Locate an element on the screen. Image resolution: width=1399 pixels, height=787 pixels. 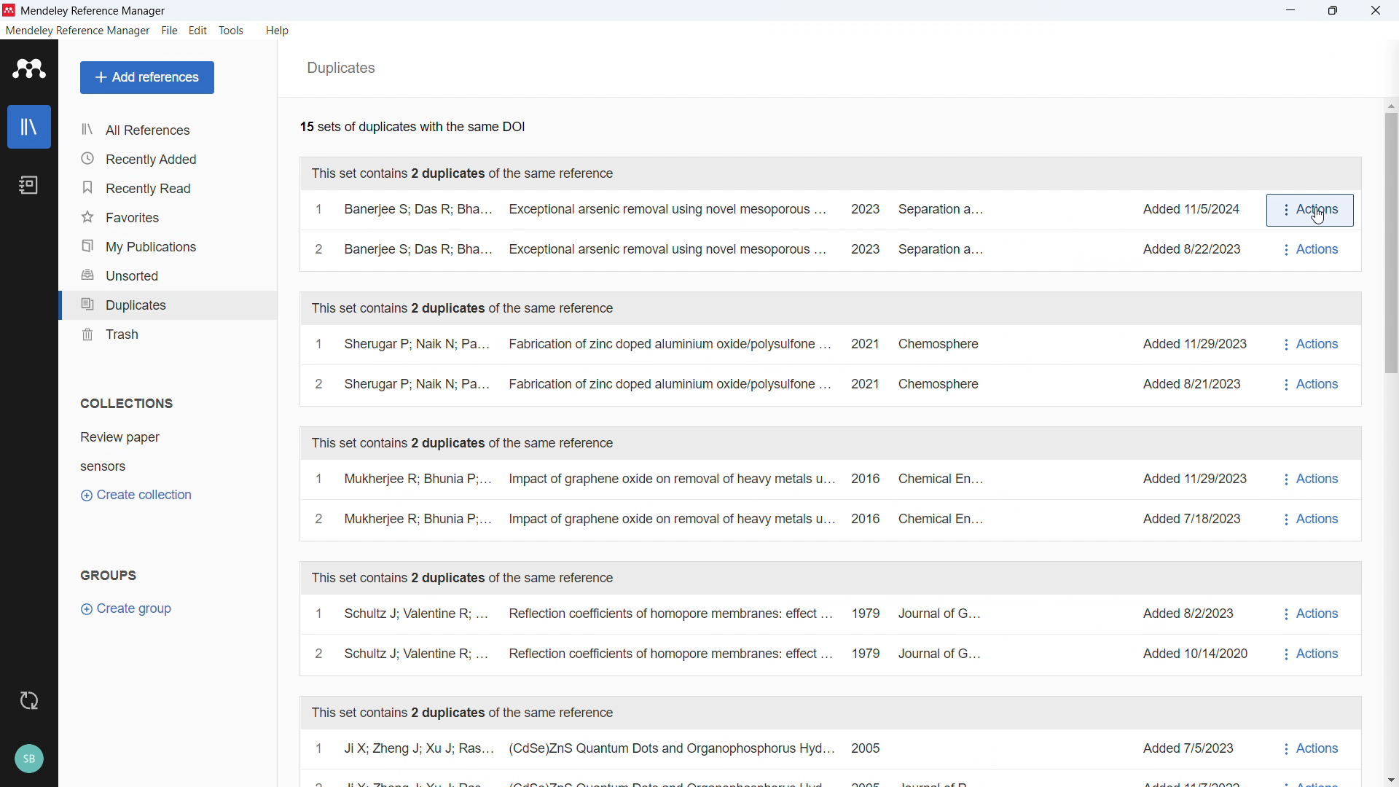
aration a... Added 8/22/2023 is located at coordinates (1177, 247).